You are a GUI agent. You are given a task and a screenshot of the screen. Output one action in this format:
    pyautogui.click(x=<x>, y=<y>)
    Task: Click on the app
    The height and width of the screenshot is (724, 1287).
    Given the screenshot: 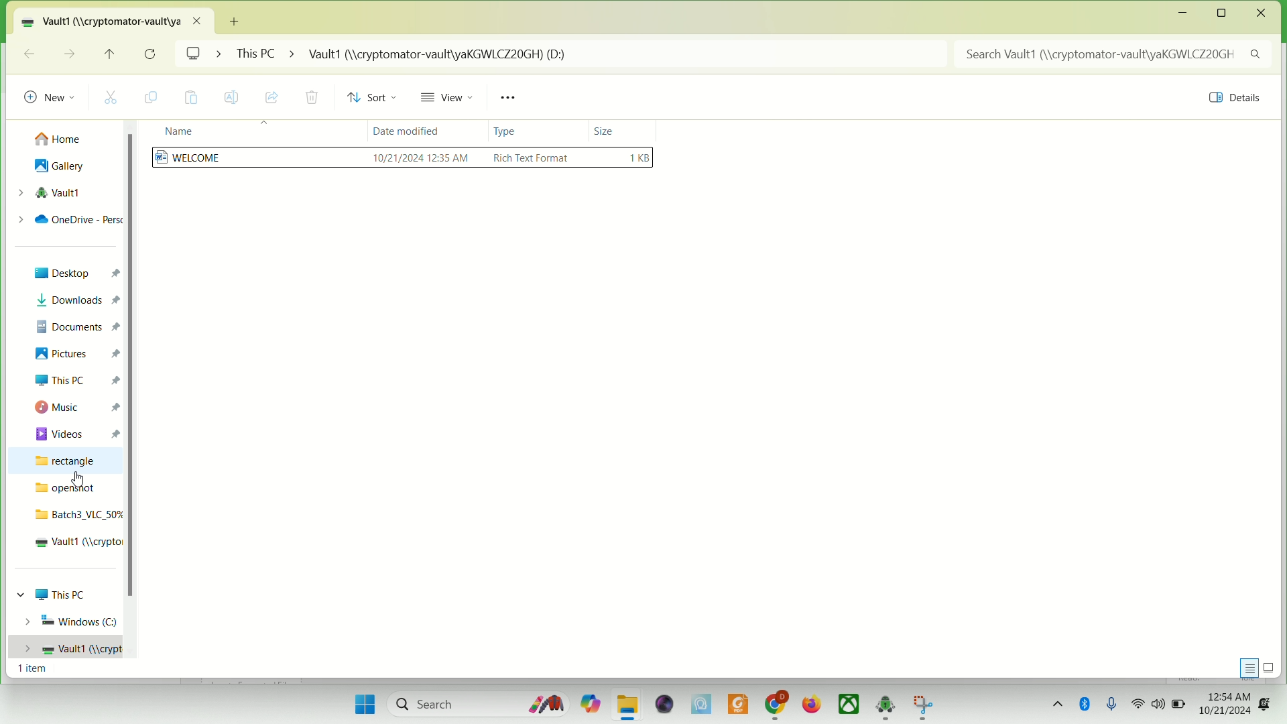 What is the action you would take?
    pyautogui.click(x=922, y=707)
    